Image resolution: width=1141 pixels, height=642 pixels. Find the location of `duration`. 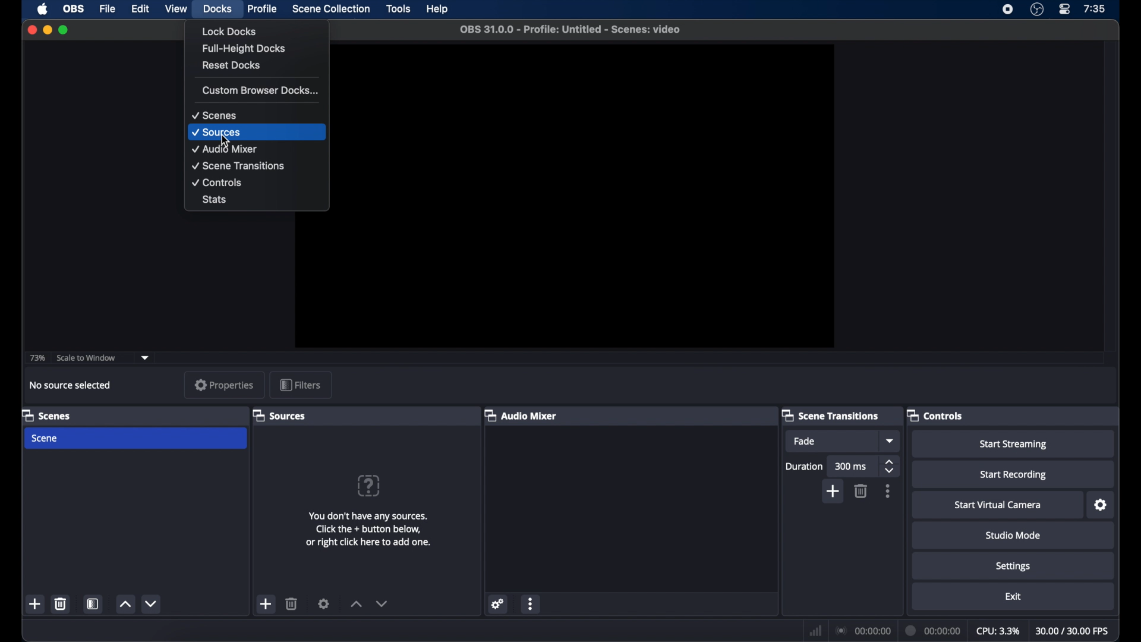

duration is located at coordinates (803, 465).